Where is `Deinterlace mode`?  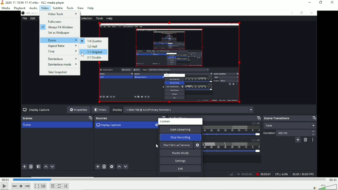
Deinterlace mode is located at coordinates (62, 64).